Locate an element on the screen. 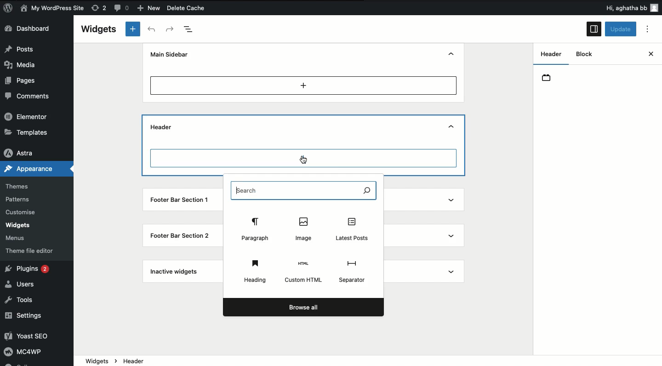 This screenshot has height=366, width=662. Main sidebar is located at coordinates (171, 54).